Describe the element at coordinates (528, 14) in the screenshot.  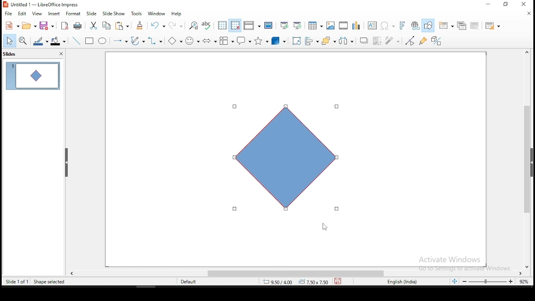
I see `close` at that location.